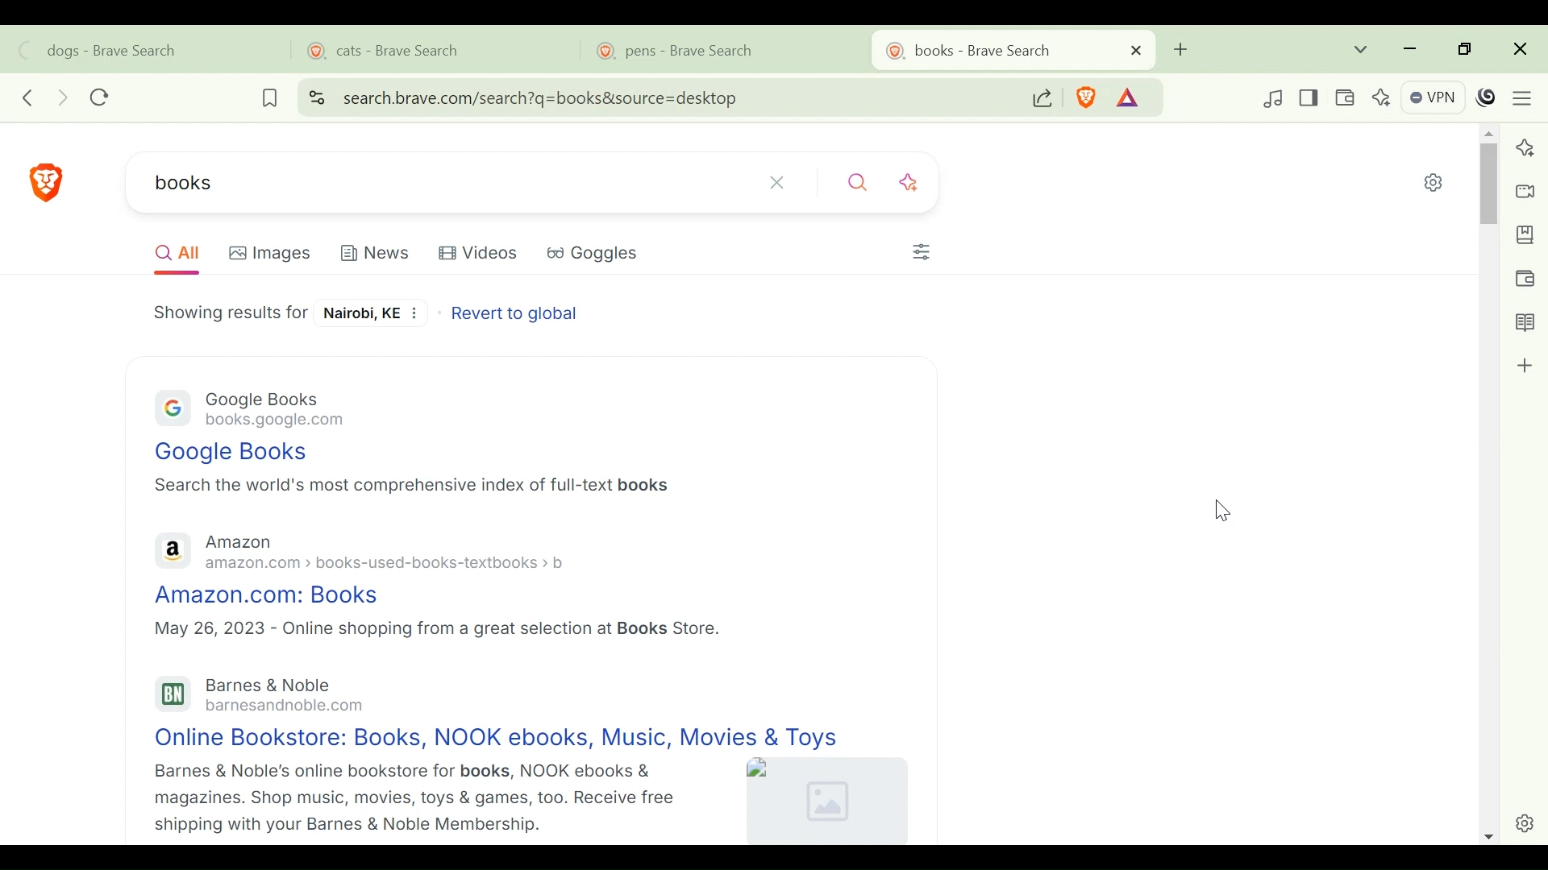 This screenshot has width=1548, height=870. I want to click on barnesandnoble.com, so click(290, 706).